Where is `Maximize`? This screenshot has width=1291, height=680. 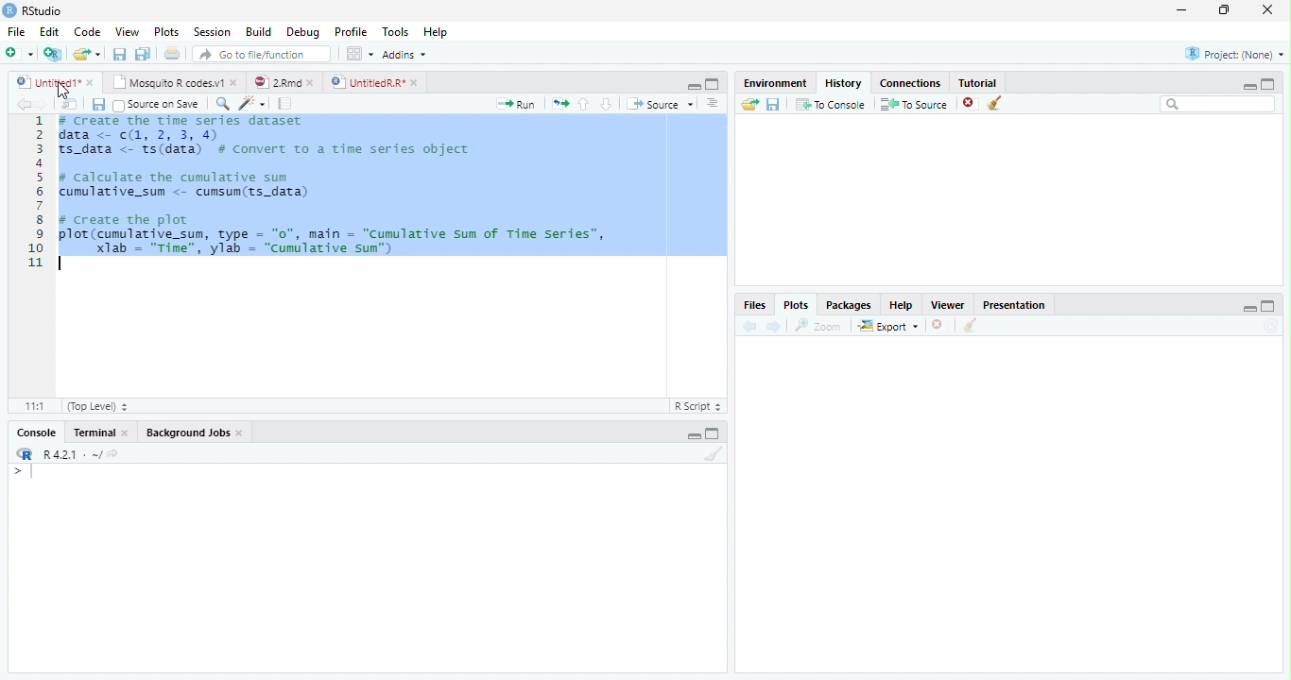
Maximize is located at coordinates (1225, 12).